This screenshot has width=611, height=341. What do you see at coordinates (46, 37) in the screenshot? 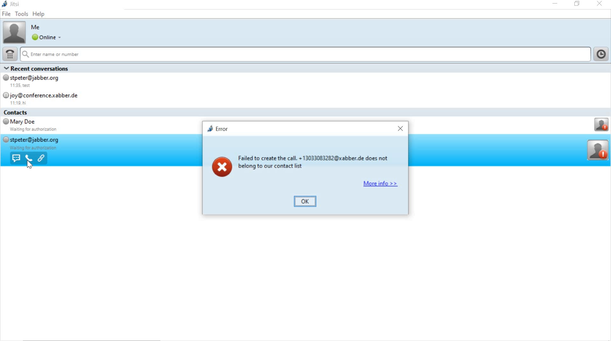
I see `online` at bounding box center [46, 37].